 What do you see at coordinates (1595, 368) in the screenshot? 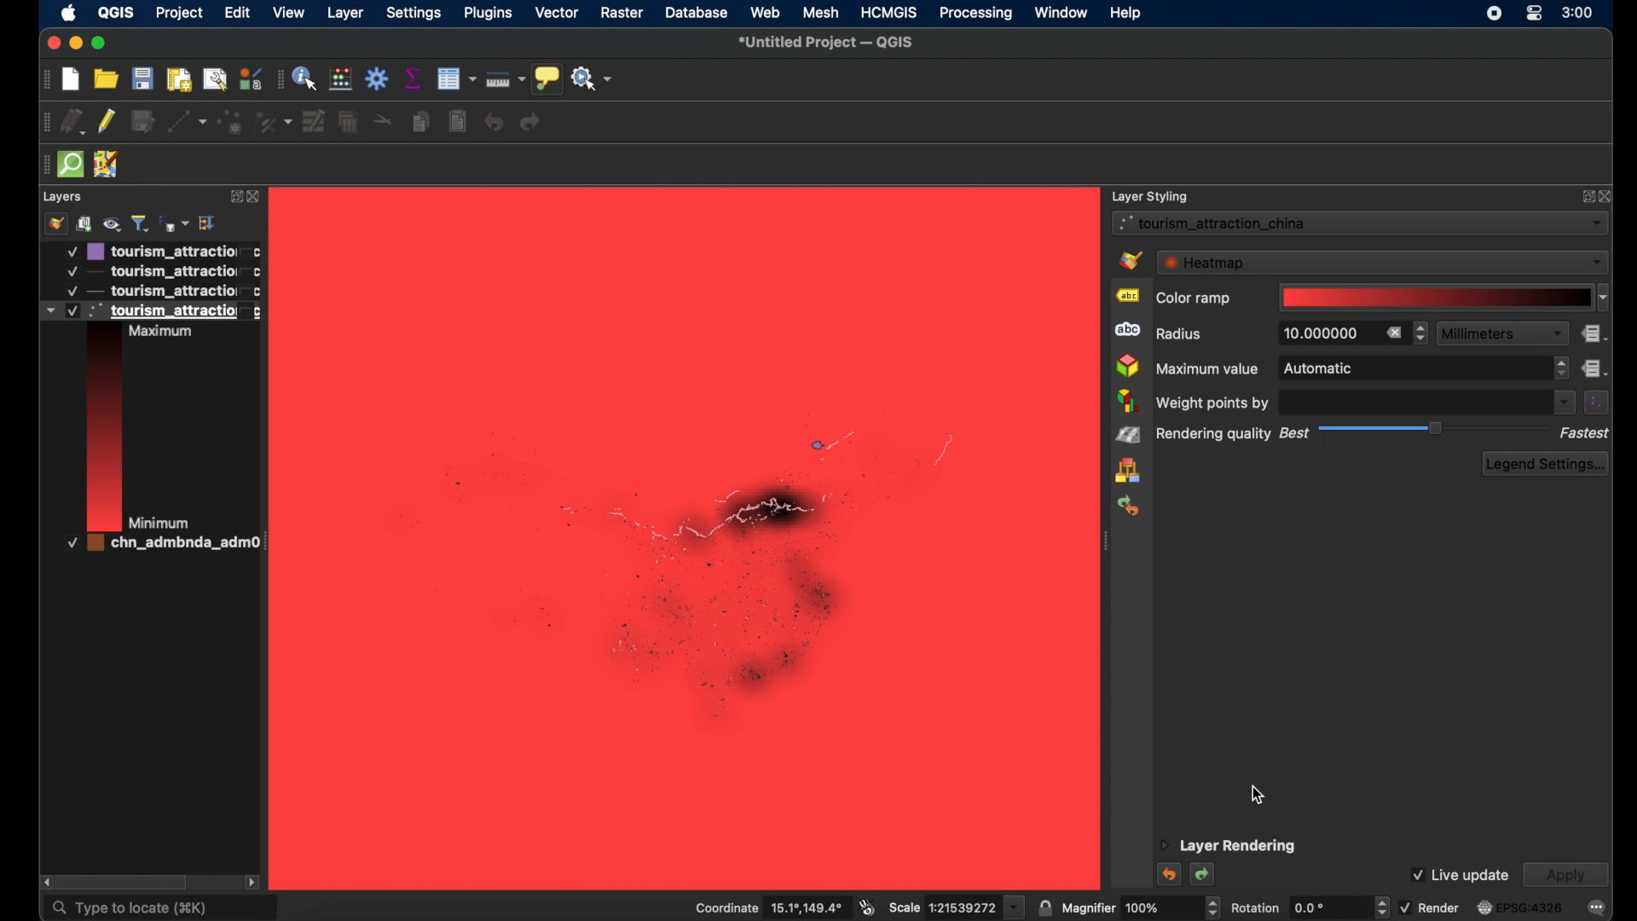
I see `data defined override` at bounding box center [1595, 368].